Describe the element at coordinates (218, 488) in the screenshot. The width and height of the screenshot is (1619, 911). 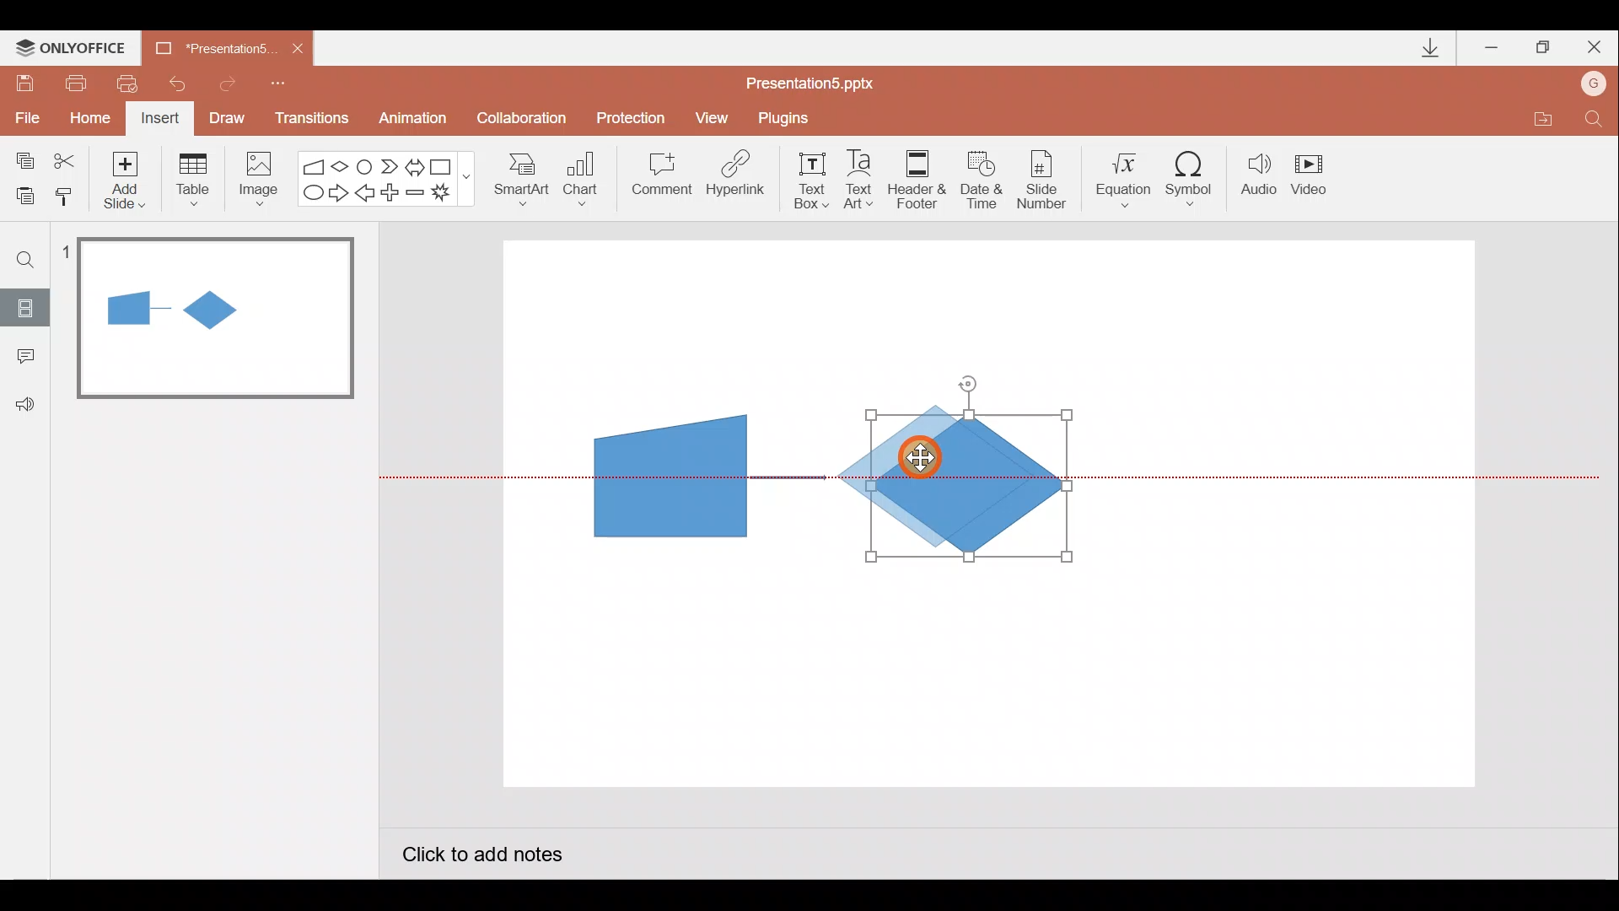
I see `Slide pane` at that location.